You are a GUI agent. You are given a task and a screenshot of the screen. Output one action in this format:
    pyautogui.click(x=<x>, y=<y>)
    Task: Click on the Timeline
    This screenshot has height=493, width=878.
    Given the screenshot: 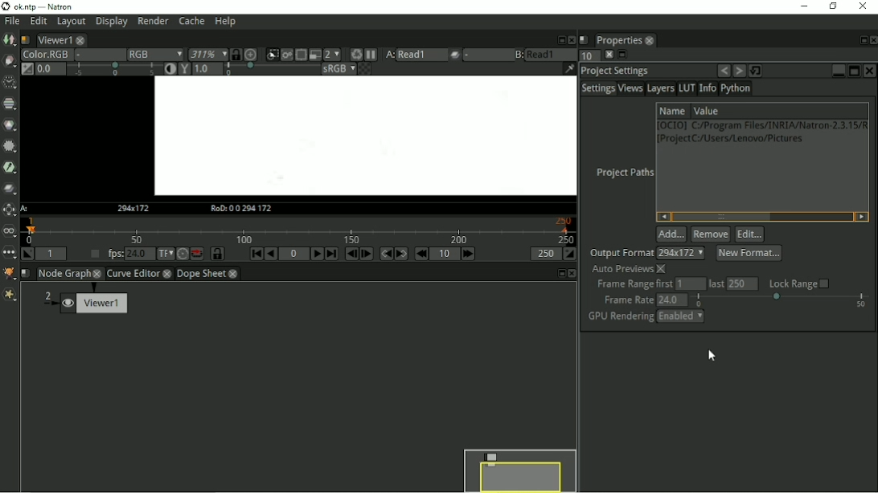 What is the action you would take?
    pyautogui.click(x=300, y=230)
    